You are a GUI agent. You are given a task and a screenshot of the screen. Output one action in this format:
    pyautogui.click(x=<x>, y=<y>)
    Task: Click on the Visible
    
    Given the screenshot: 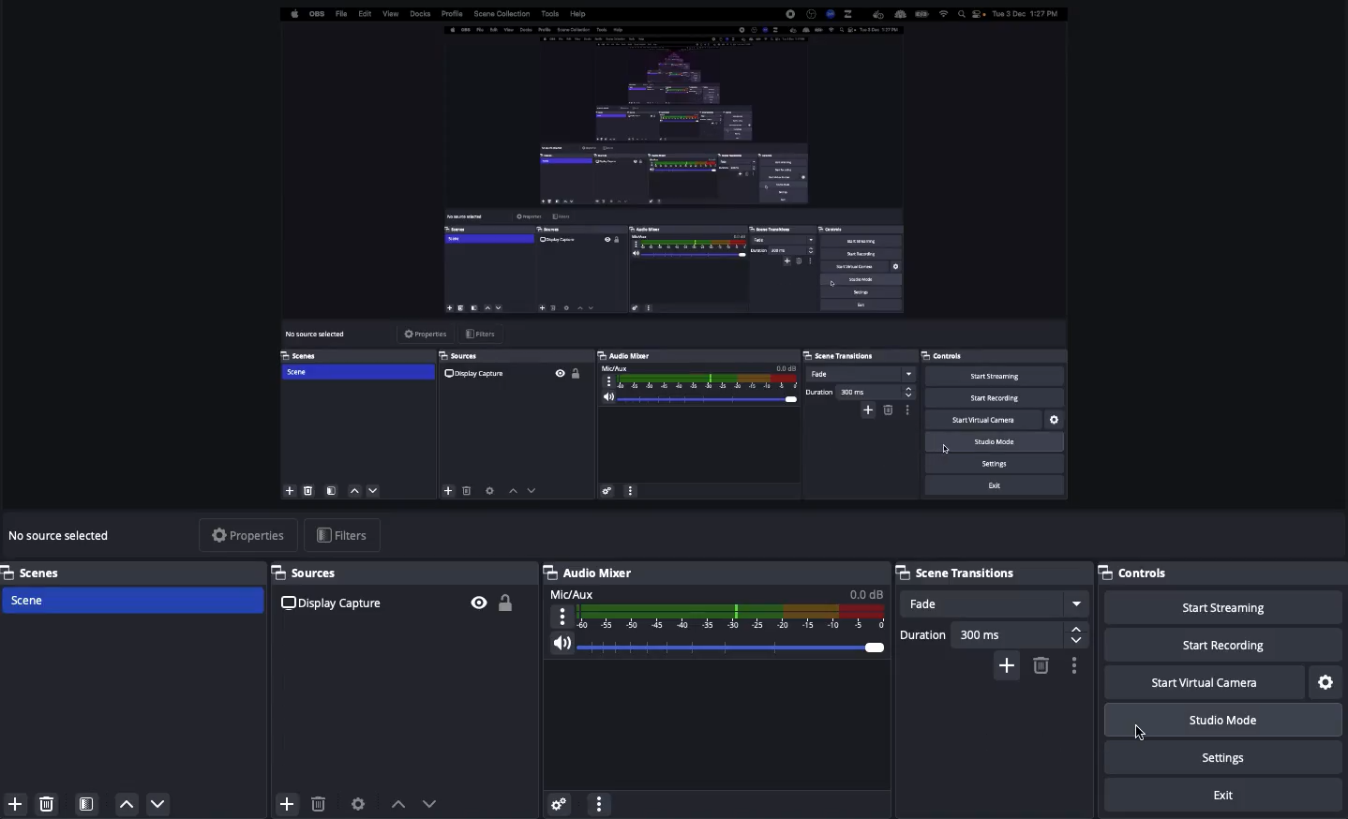 What is the action you would take?
    pyautogui.click(x=480, y=603)
    